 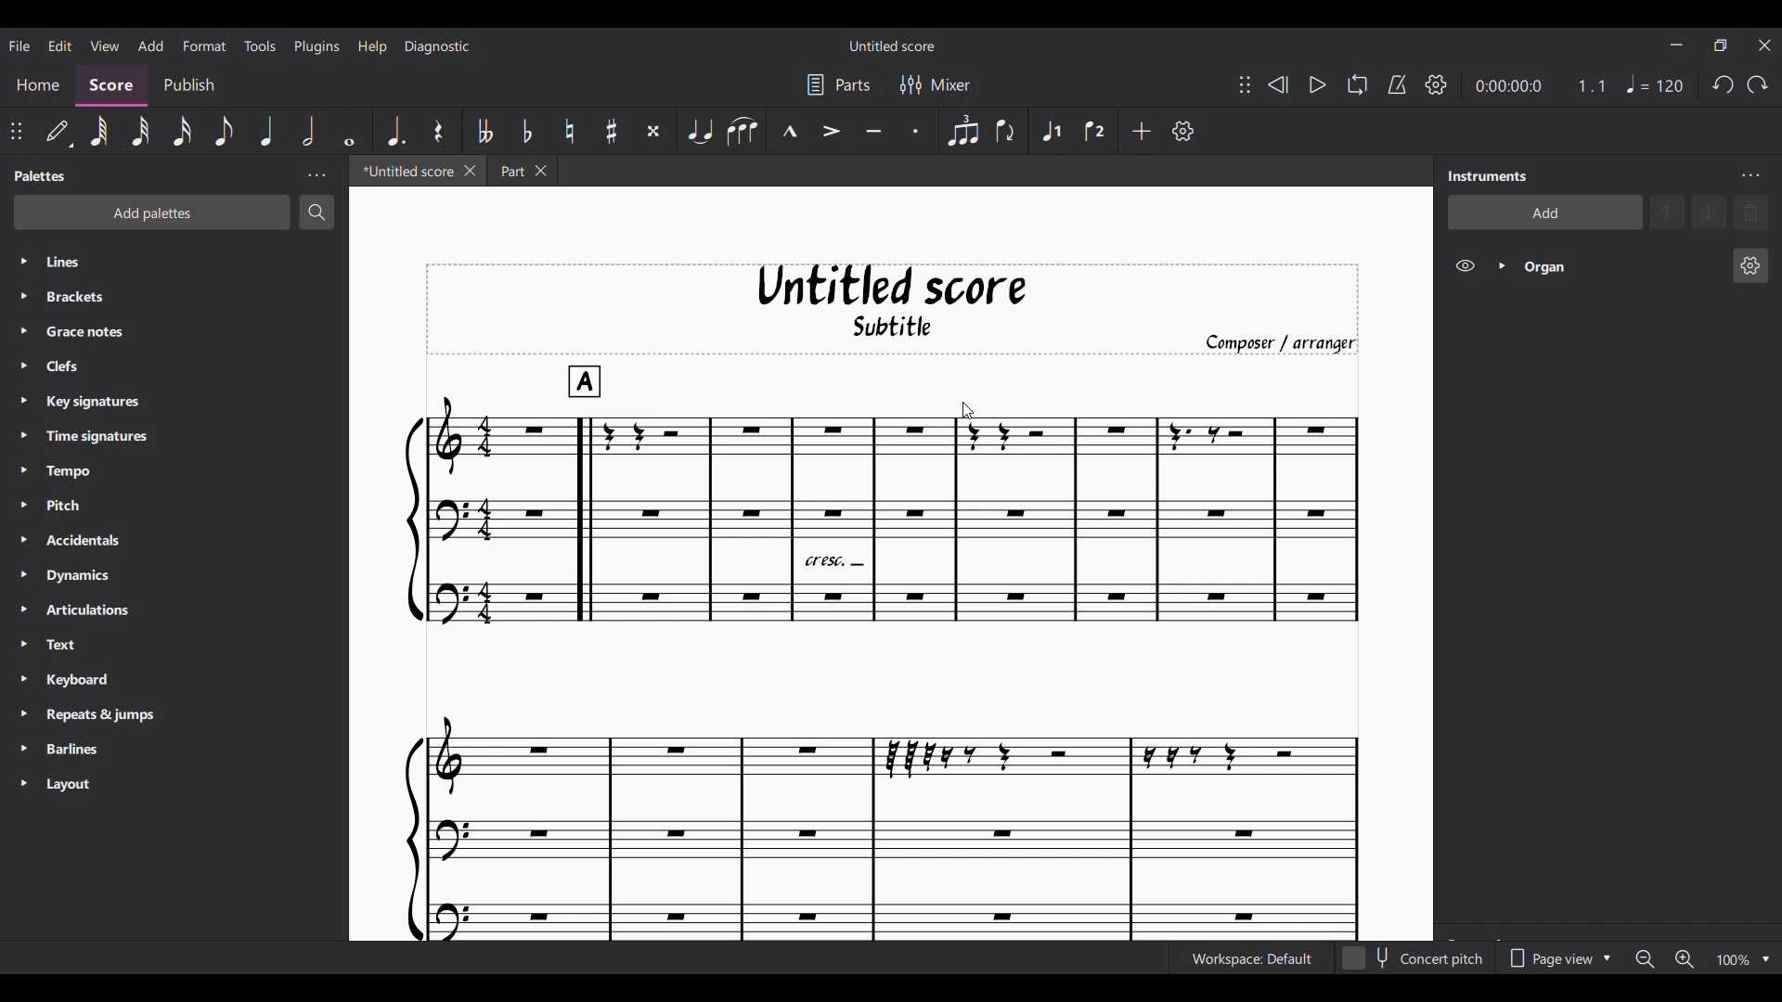 What do you see at coordinates (265, 132) in the screenshot?
I see `Quarter note` at bounding box center [265, 132].